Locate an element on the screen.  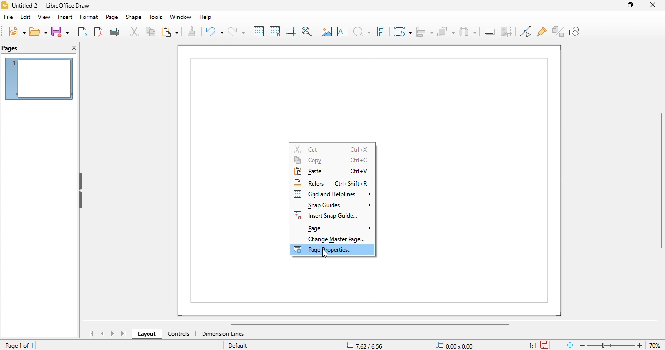
shape is located at coordinates (134, 17).